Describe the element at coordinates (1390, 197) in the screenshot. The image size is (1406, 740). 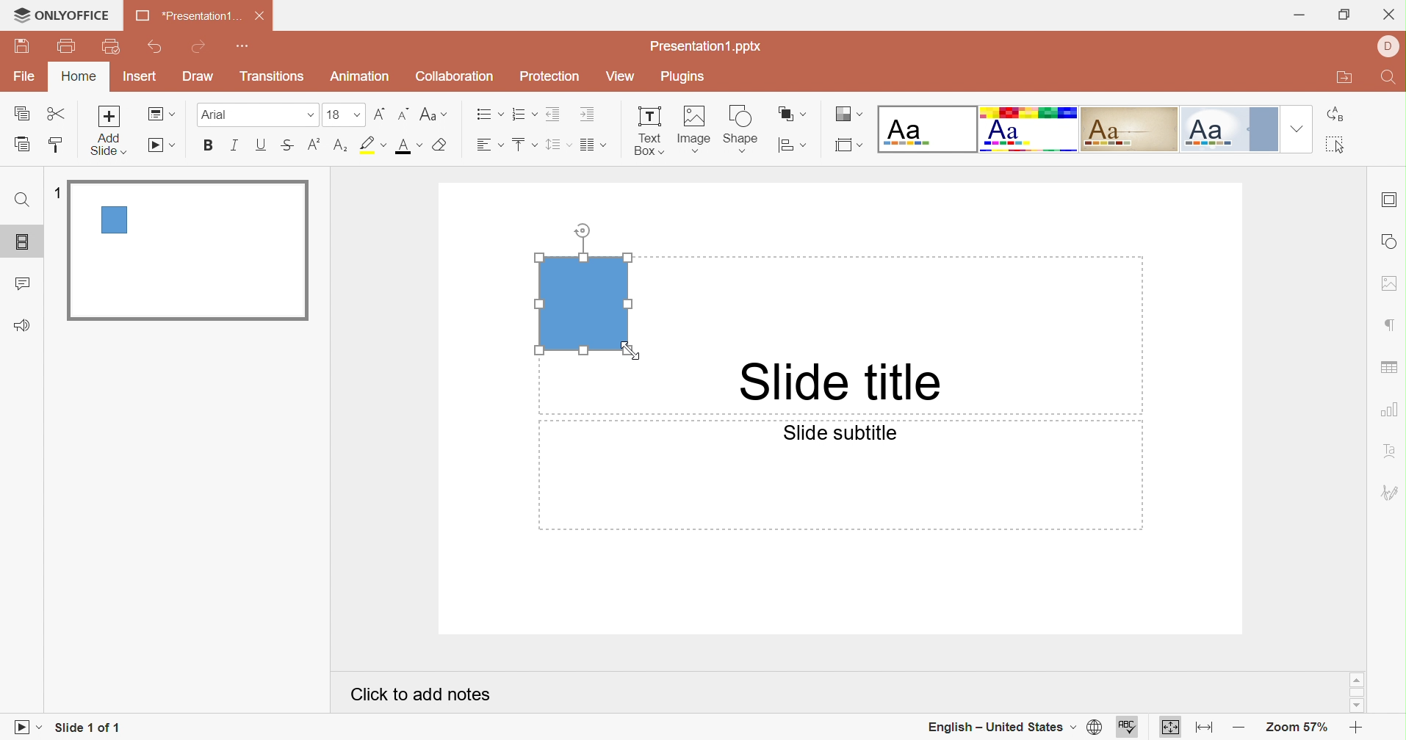
I see `Slide settings` at that location.